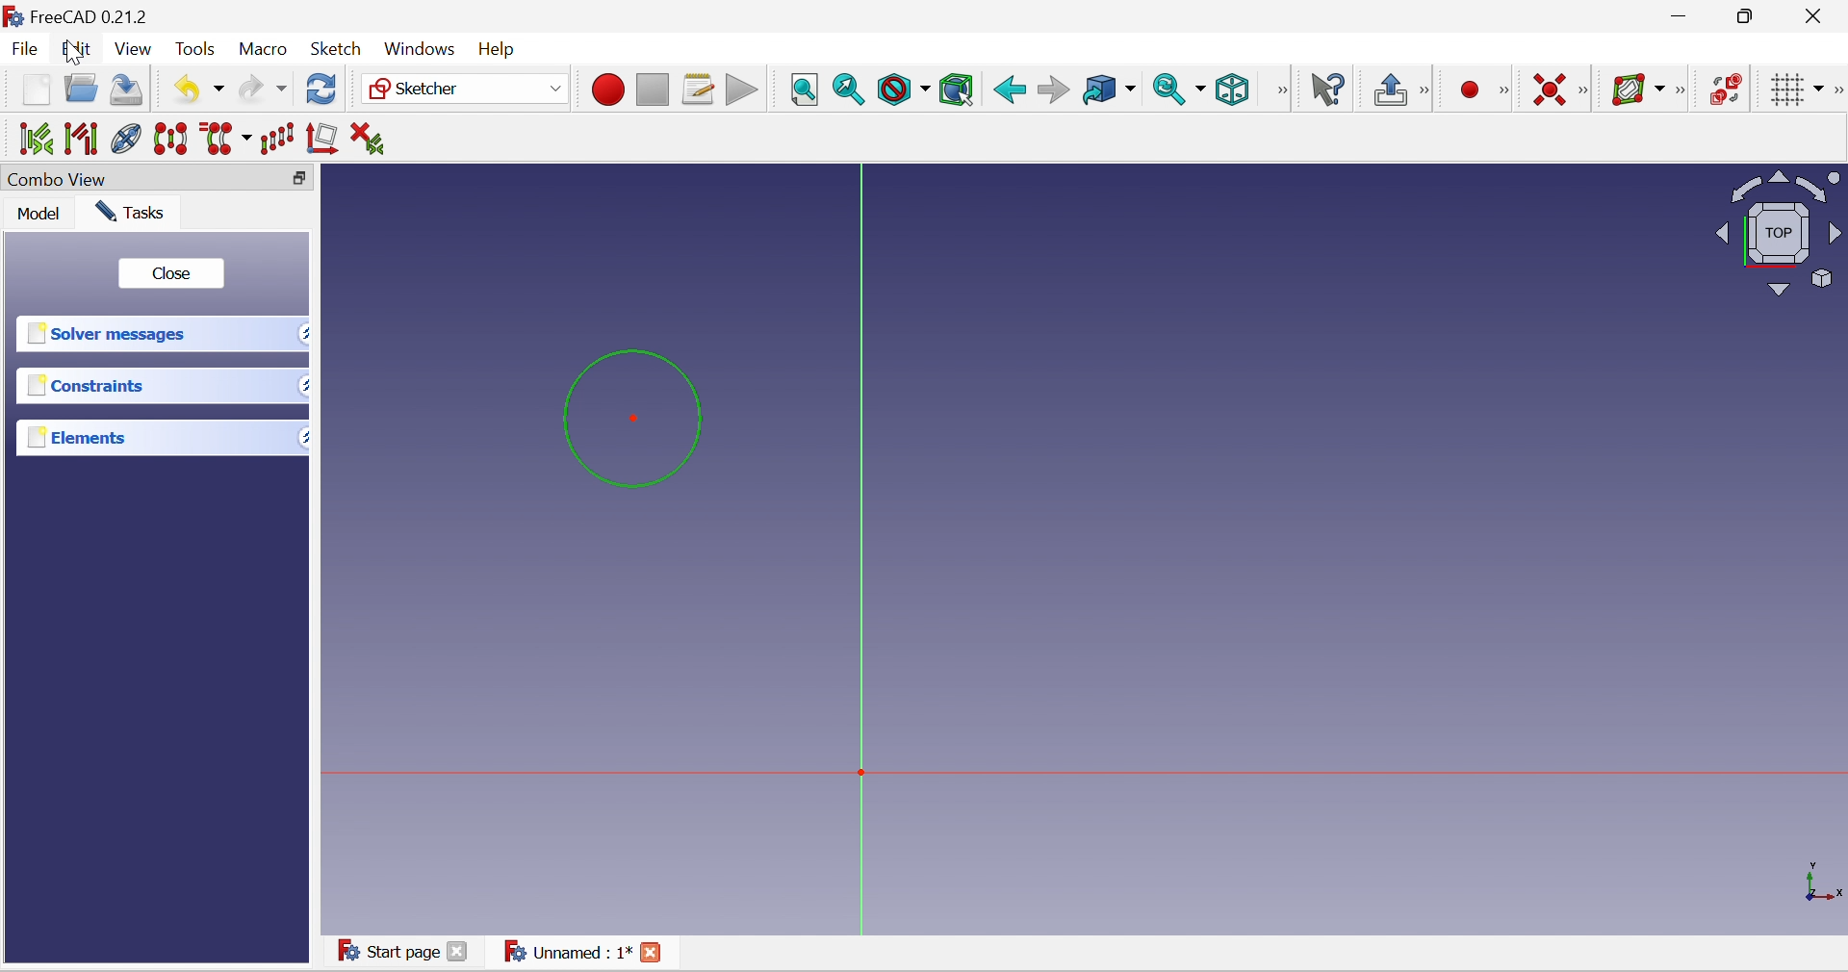 Image resolution: width=1848 pixels, height=972 pixels. Describe the element at coordinates (1586, 92) in the screenshot. I see `[Sketcher constraints]]` at that location.